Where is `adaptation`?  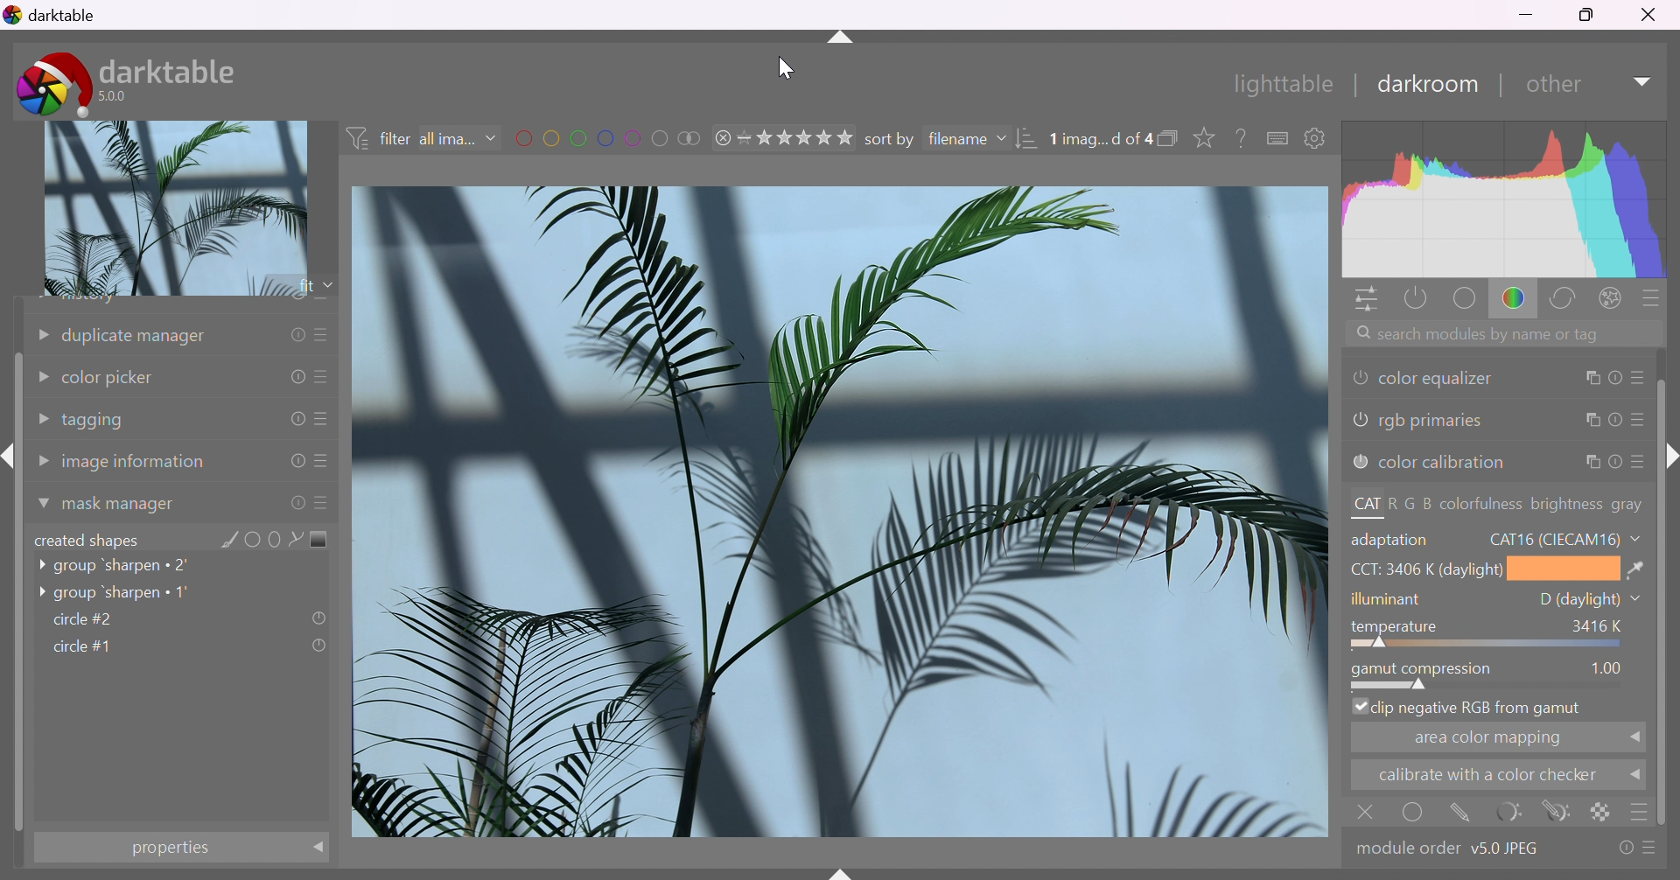 adaptation is located at coordinates (1495, 540).